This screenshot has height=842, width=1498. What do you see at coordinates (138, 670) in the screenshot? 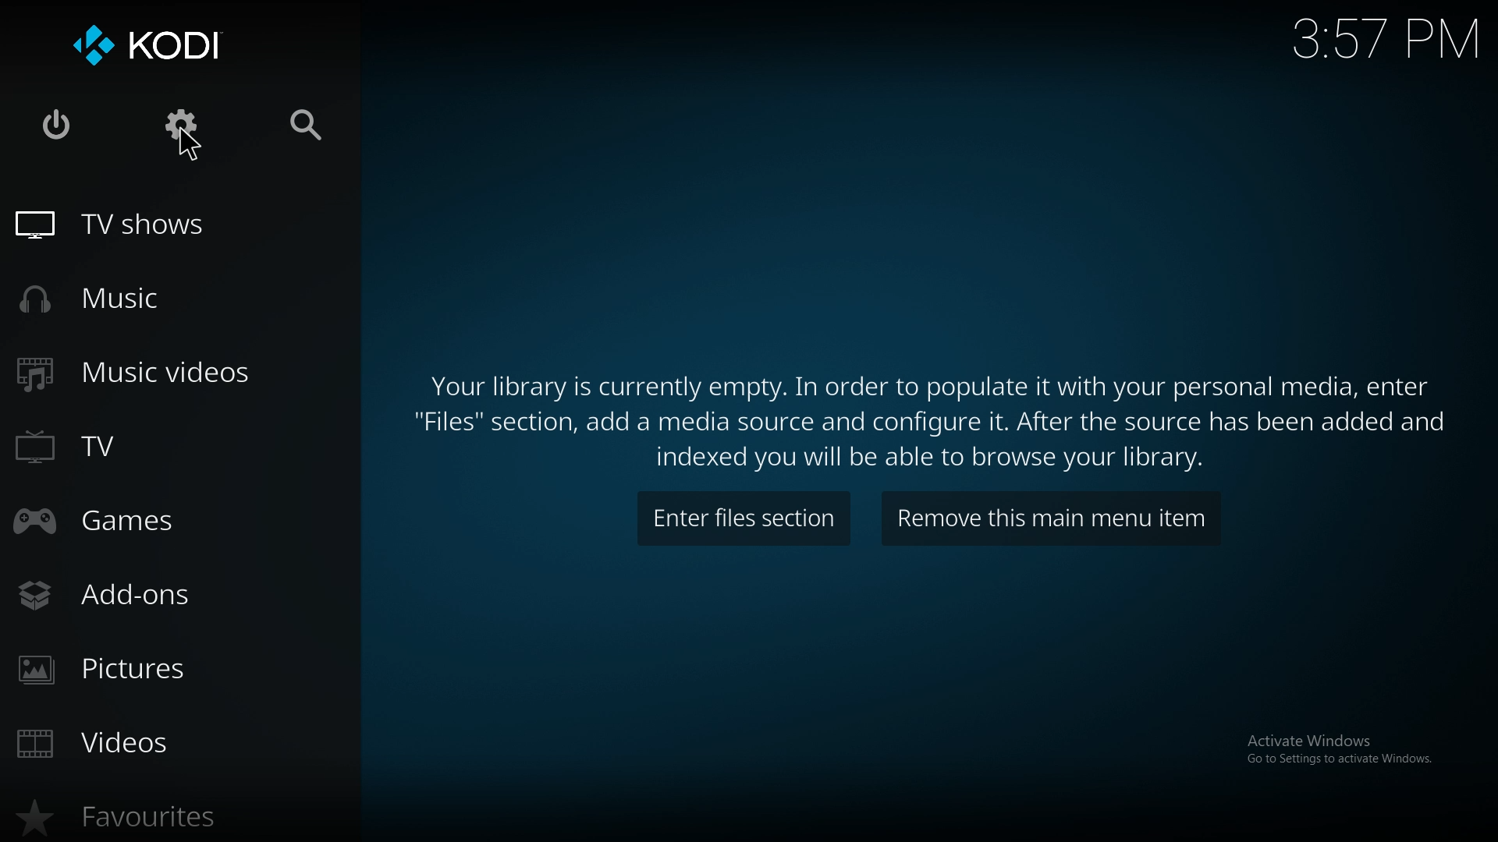
I see `pictures` at bounding box center [138, 670].